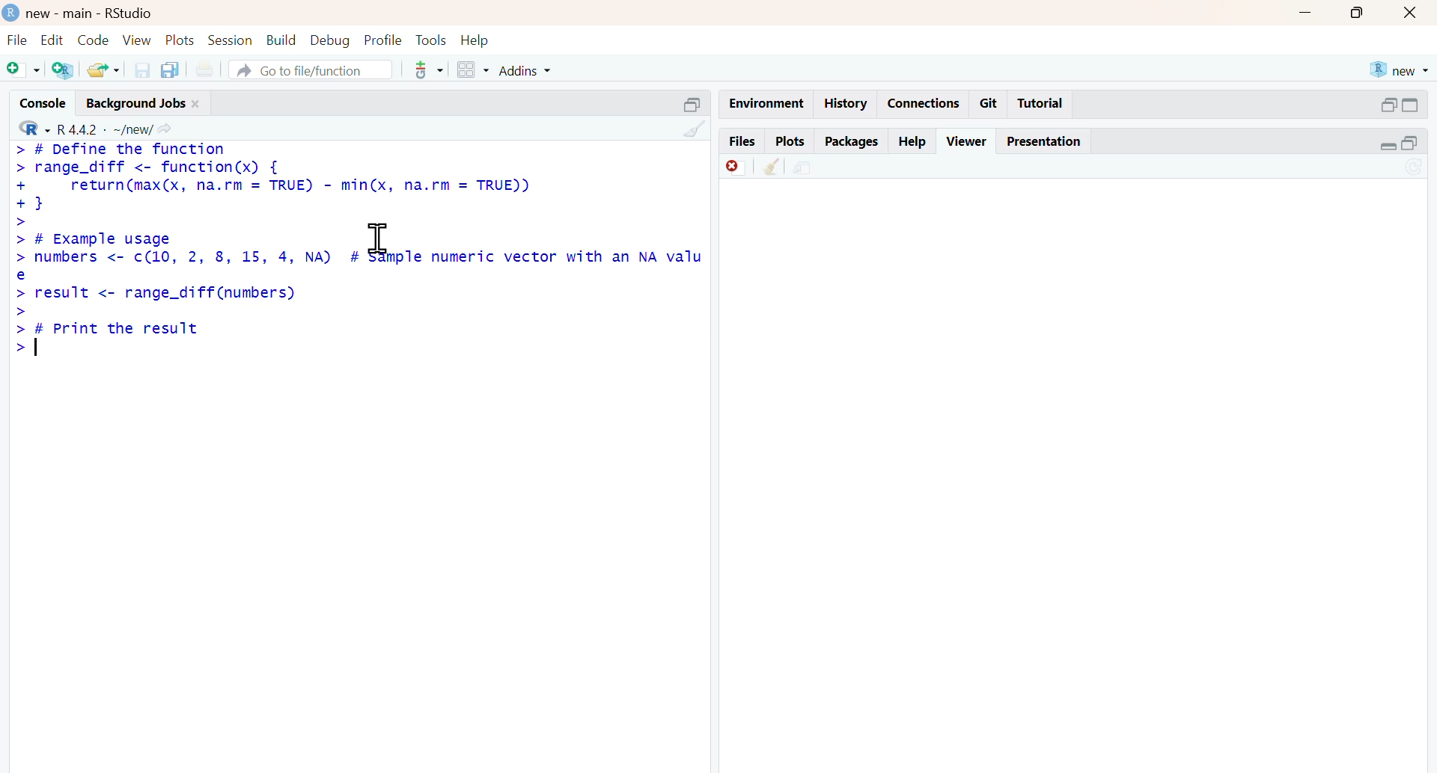 This screenshot has width=1437, height=773. Describe the element at coordinates (475, 41) in the screenshot. I see `help` at that location.